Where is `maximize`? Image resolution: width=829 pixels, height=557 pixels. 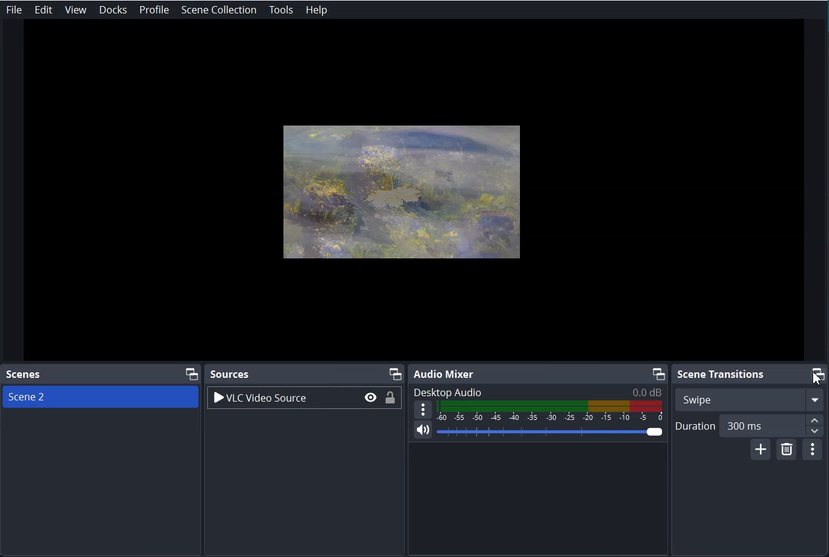
maximize is located at coordinates (814, 374).